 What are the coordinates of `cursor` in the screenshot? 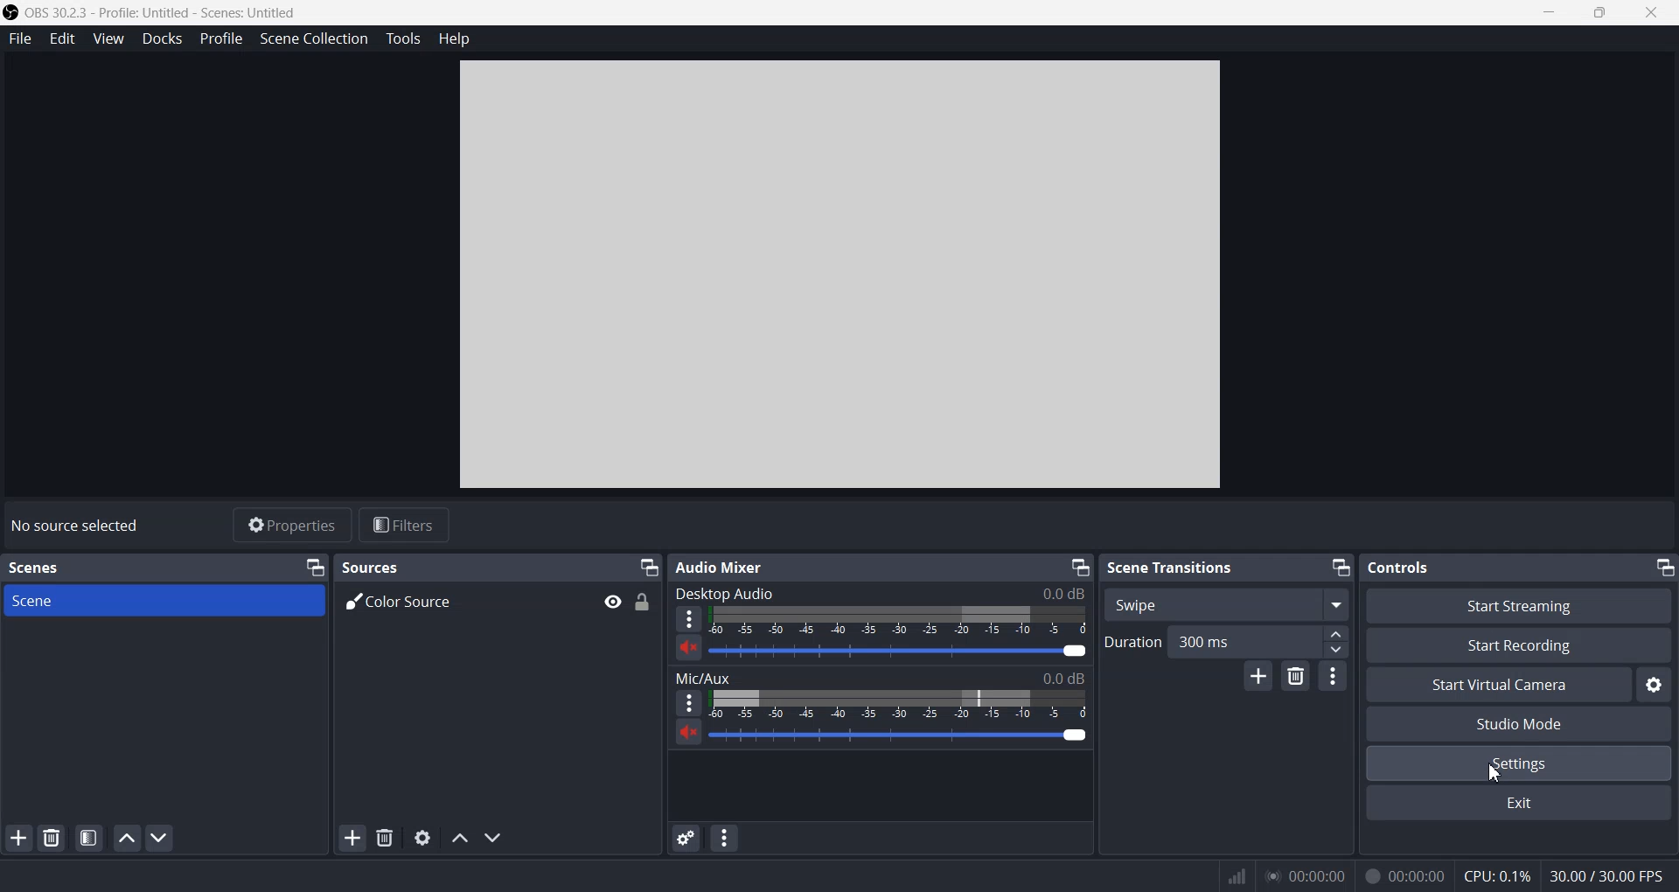 It's located at (1494, 775).